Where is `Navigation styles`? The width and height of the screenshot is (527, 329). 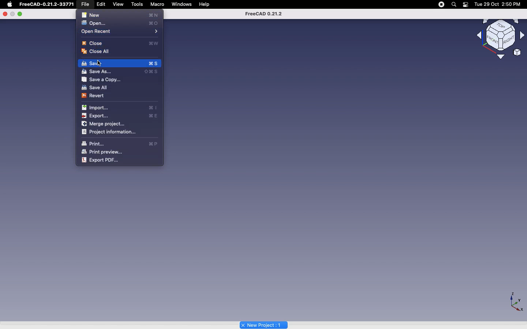
Navigation styles is located at coordinates (500, 35).